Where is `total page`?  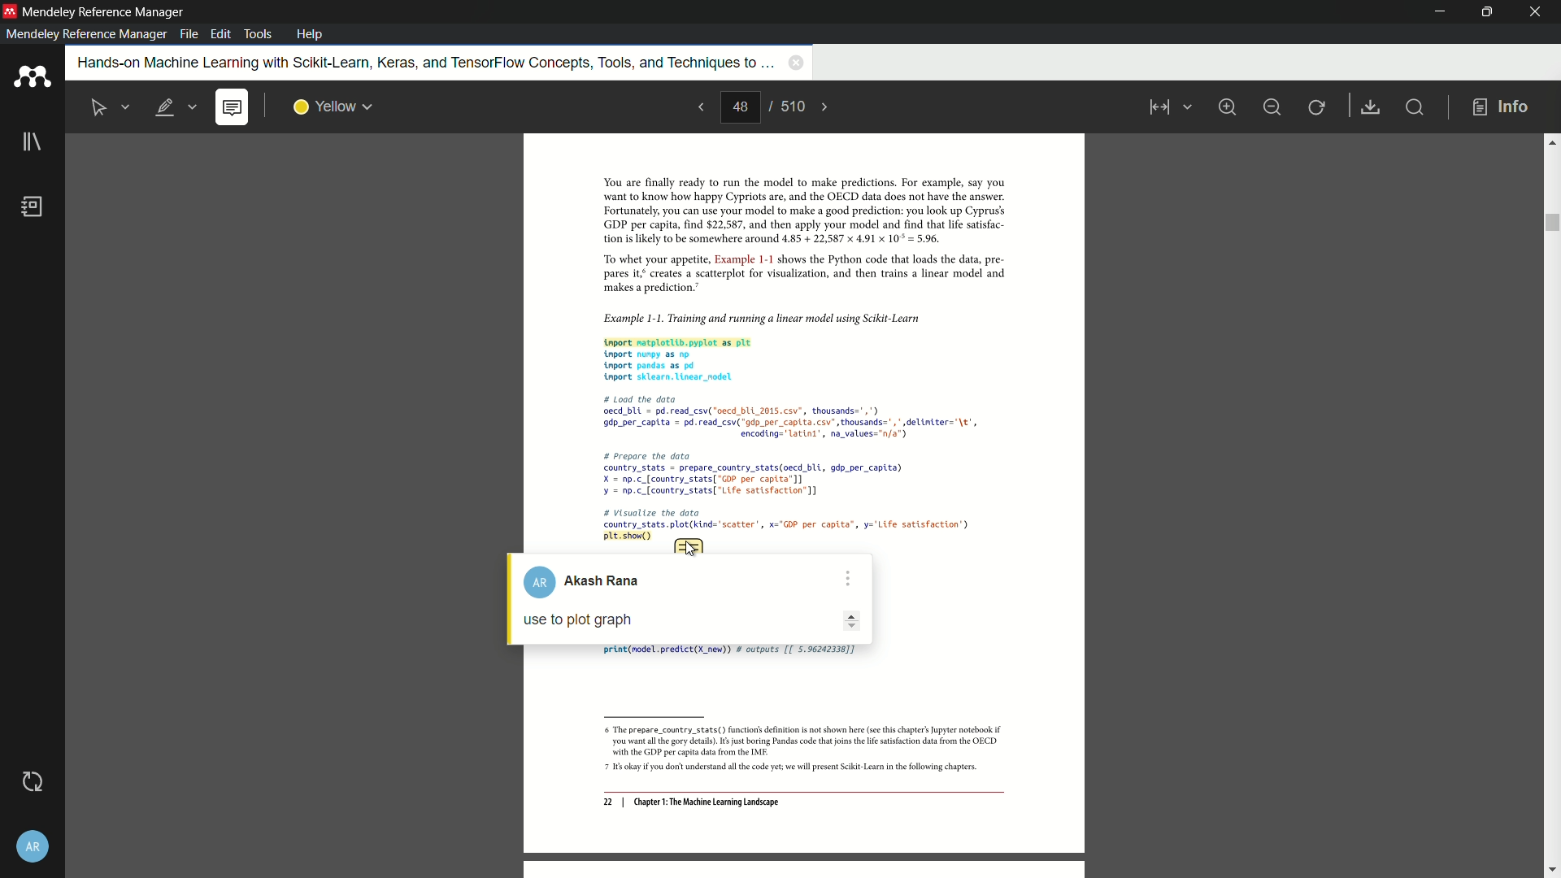
total page is located at coordinates (791, 106).